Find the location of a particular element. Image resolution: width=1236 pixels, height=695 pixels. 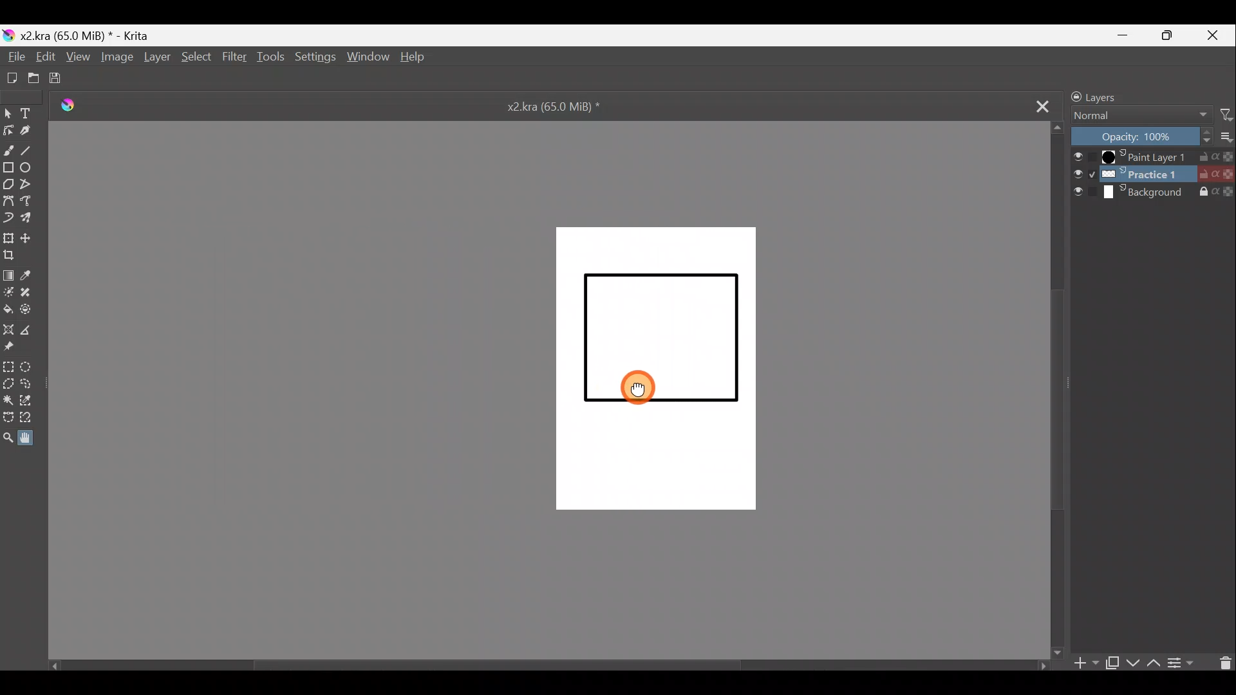

Move a layer is located at coordinates (28, 237).